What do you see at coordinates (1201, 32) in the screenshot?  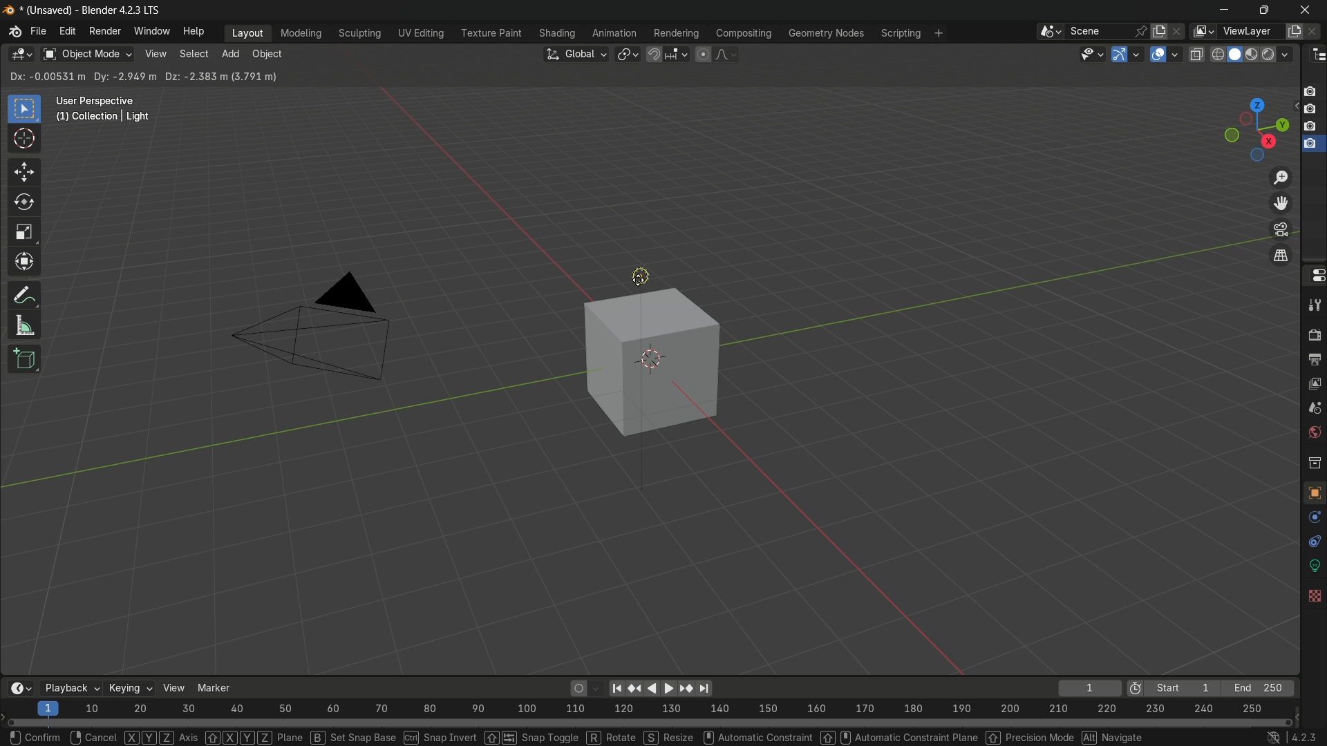 I see `active viewlayer` at bounding box center [1201, 32].